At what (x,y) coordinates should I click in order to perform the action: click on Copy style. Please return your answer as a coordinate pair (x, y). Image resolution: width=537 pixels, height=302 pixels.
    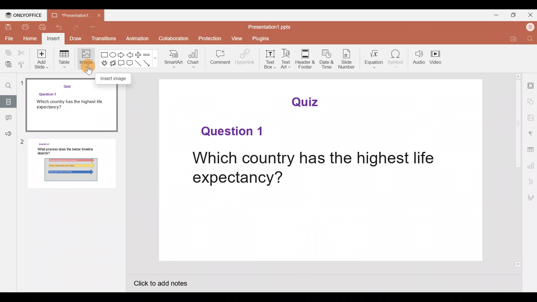
    Looking at the image, I should click on (22, 63).